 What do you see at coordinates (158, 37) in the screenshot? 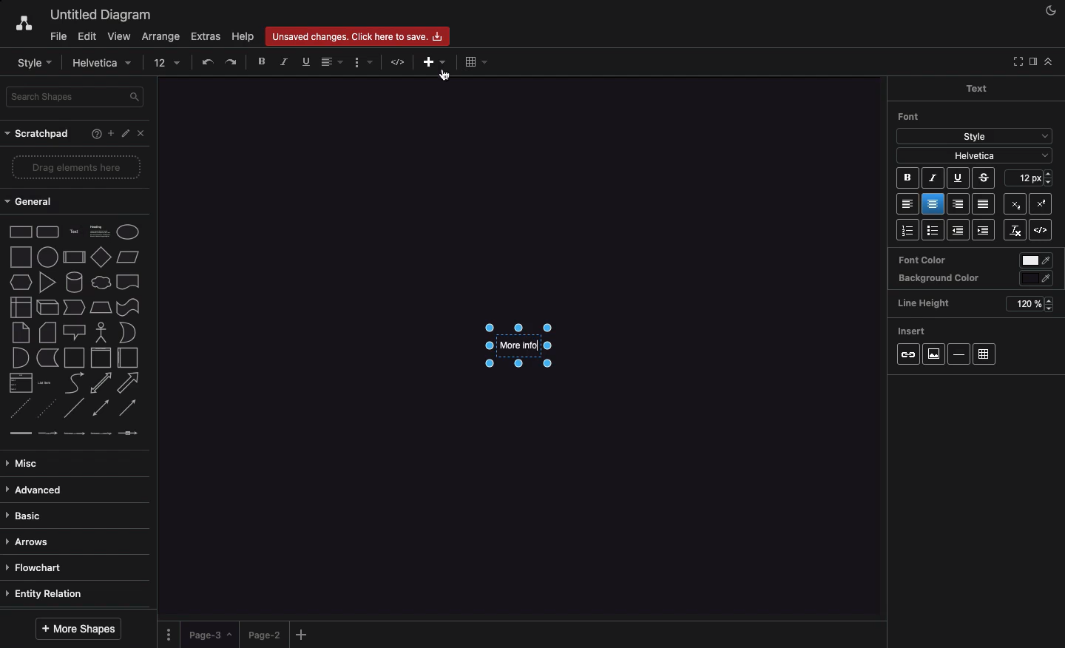
I see `Arrange` at bounding box center [158, 37].